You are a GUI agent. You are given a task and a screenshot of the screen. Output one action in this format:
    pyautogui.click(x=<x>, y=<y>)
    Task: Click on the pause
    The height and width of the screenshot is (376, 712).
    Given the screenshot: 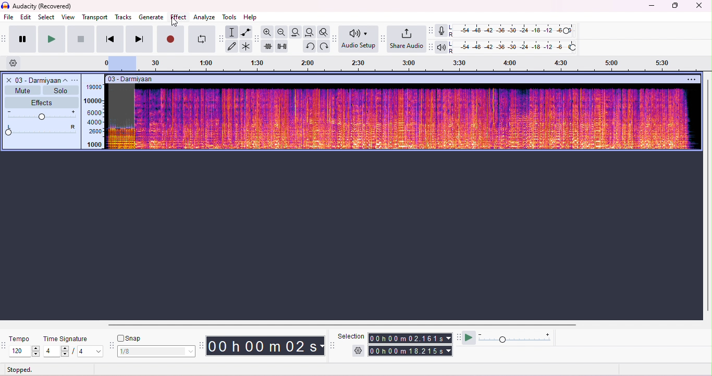 What is the action you would take?
    pyautogui.click(x=23, y=39)
    